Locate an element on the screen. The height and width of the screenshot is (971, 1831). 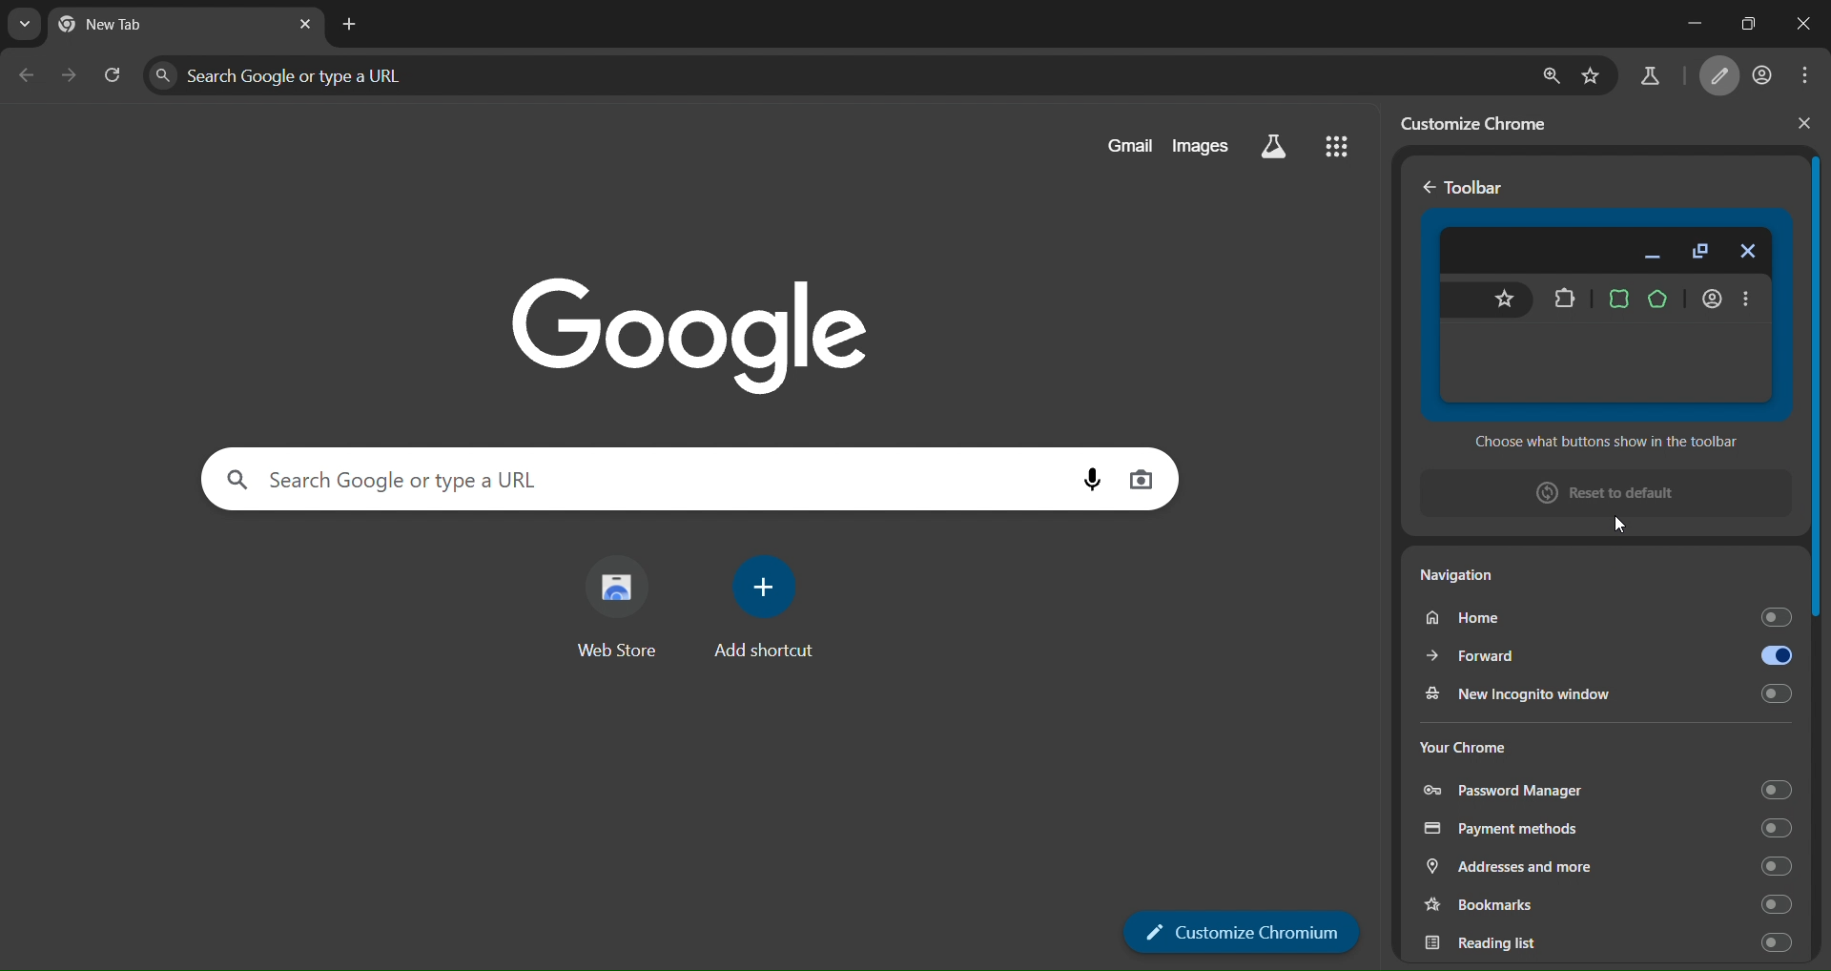
go back one page is located at coordinates (24, 77).